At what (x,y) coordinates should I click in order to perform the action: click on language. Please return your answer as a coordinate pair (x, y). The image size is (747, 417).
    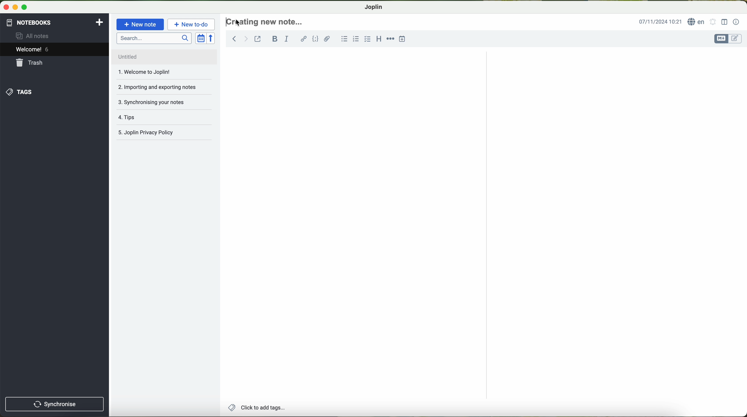
    Looking at the image, I should click on (697, 21).